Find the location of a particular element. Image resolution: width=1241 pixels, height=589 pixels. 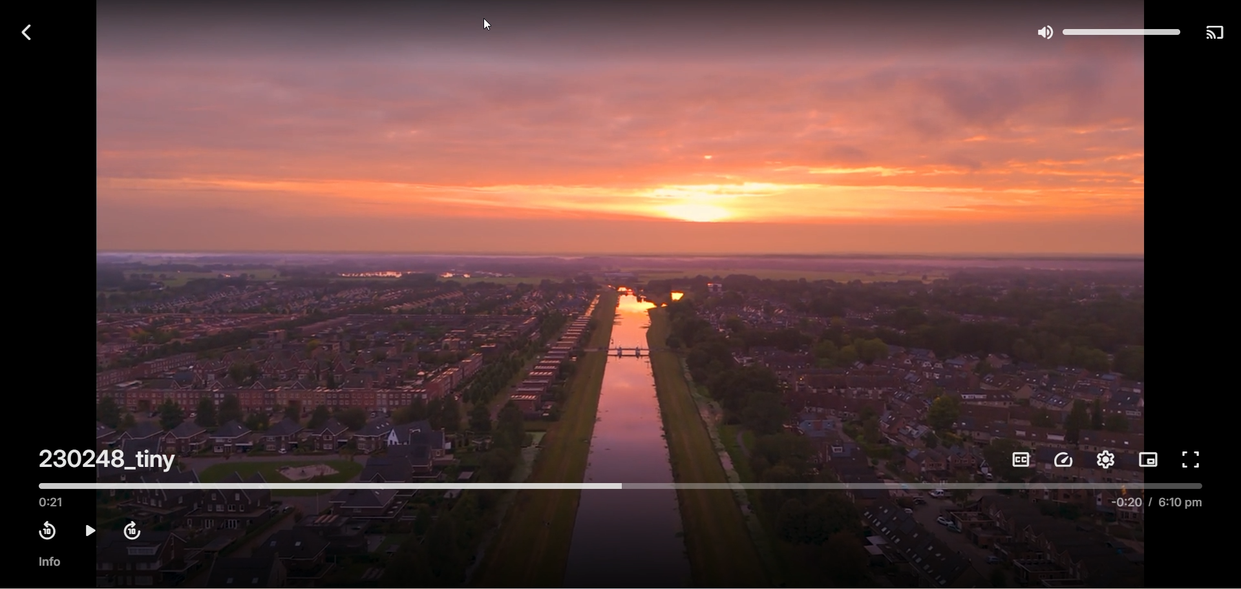

full screen is located at coordinates (1189, 459).